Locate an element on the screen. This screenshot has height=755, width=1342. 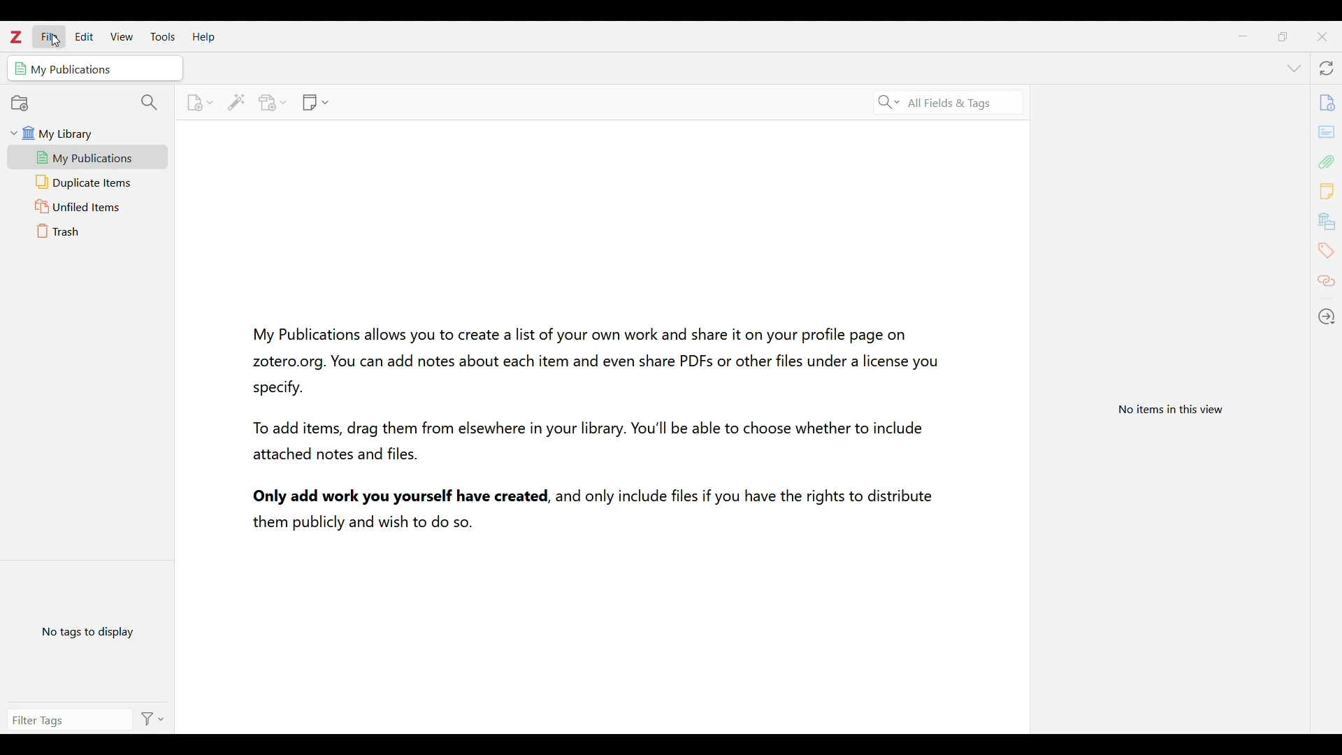
Options to add new item is located at coordinates (199, 103).